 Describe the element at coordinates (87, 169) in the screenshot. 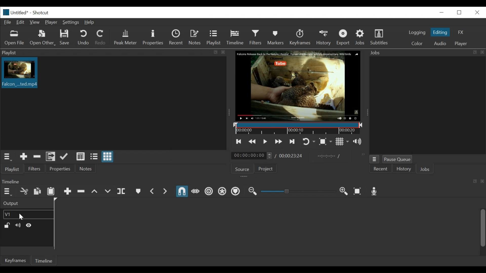

I see `Notes` at that location.